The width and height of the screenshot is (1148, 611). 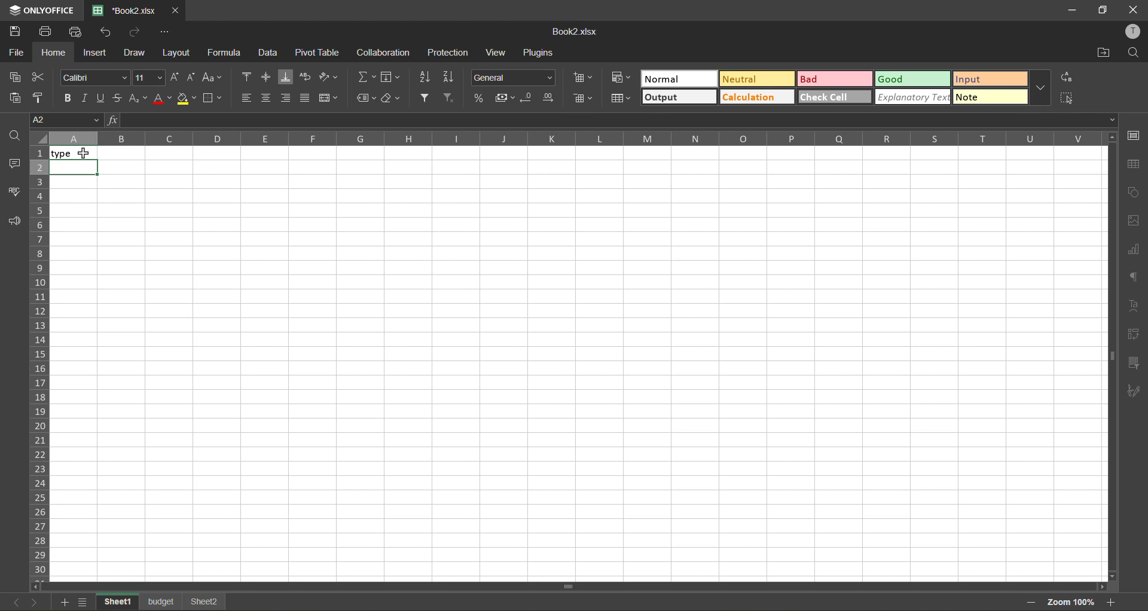 What do you see at coordinates (227, 55) in the screenshot?
I see `formula` at bounding box center [227, 55].